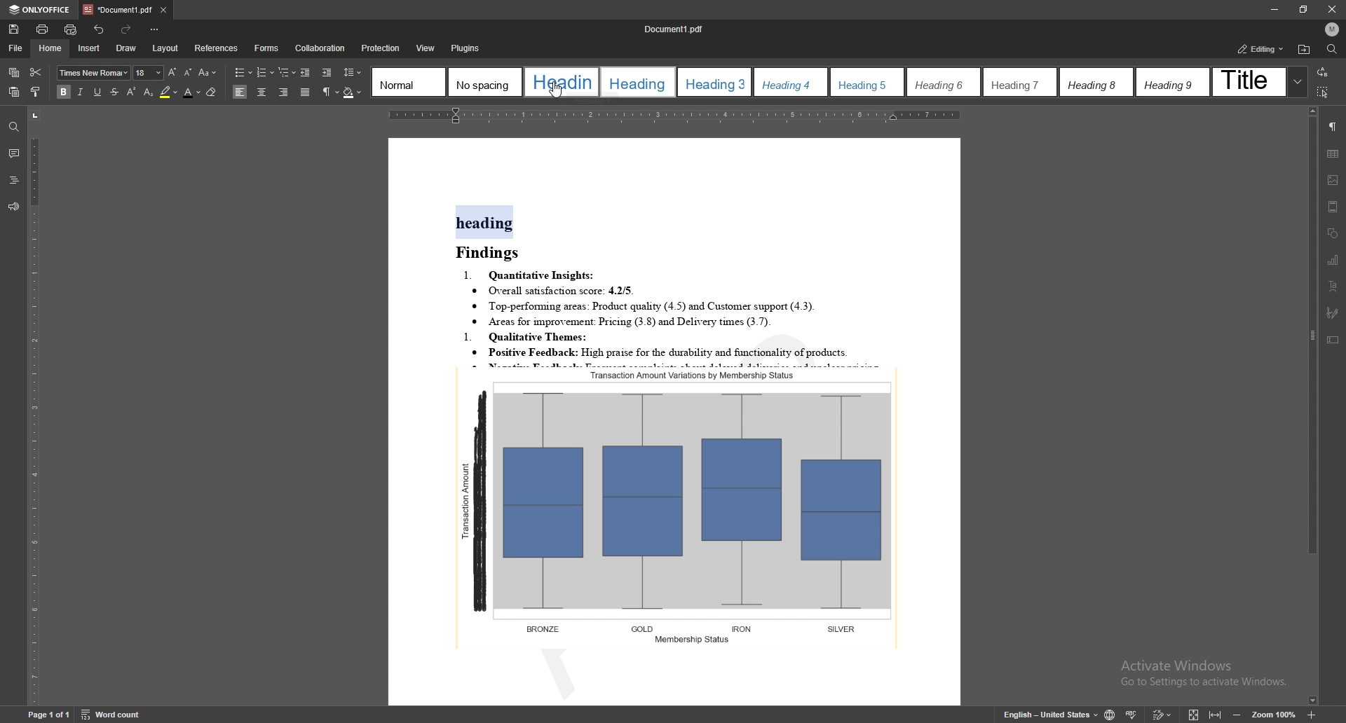  What do you see at coordinates (79, 92) in the screenshot?
I see `italic` at bounding box center [79, 92].